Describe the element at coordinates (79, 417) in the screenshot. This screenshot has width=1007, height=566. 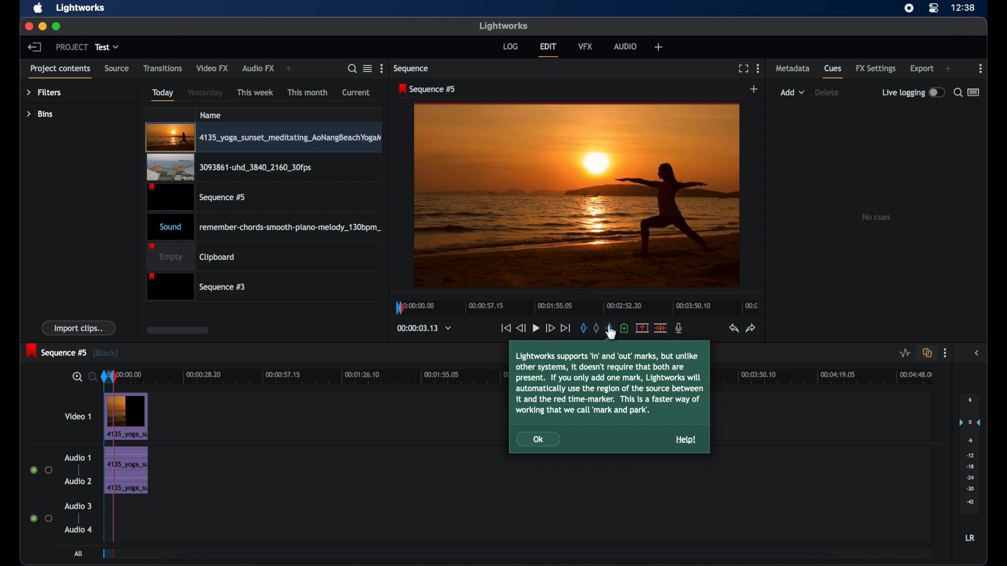
I see `video 1` at that location.